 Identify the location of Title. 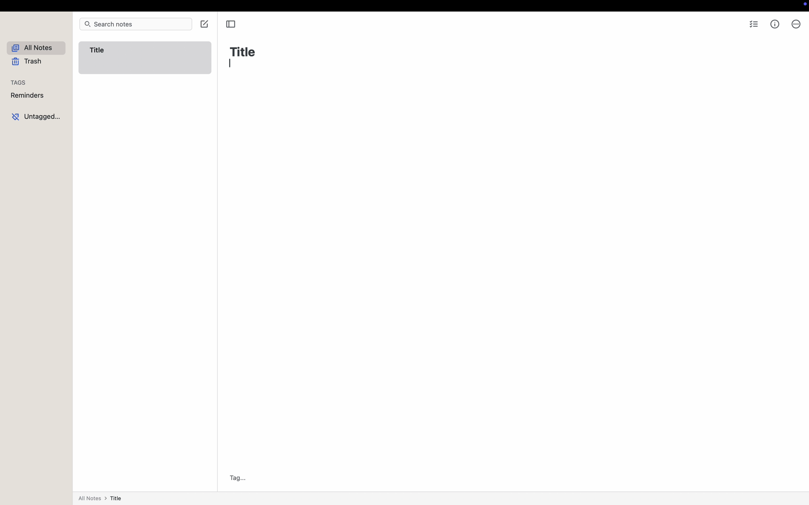
(145, 58).